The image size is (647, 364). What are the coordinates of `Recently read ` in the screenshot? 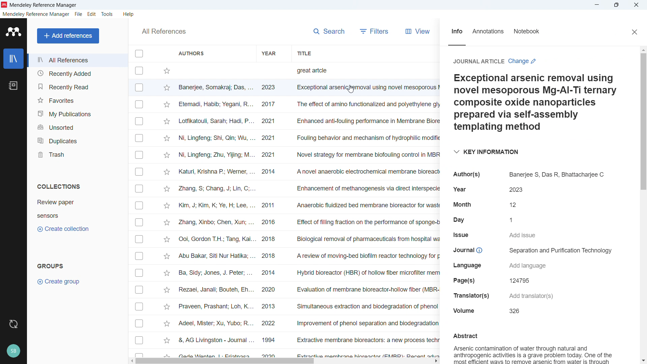 It's located at (78, 87).